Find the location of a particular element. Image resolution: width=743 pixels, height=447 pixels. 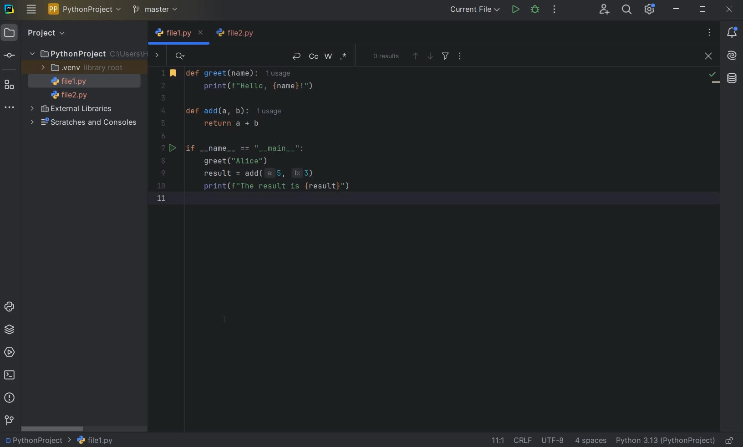

SCROLLBAR is located at coordinates (52, 430).